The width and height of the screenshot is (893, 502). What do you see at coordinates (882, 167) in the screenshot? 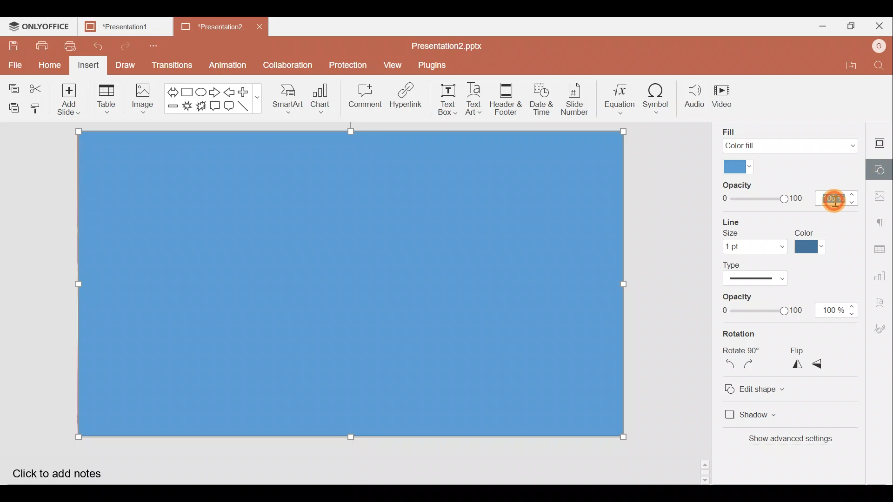
I see `Shape settings` at bounding box center [882, 167].